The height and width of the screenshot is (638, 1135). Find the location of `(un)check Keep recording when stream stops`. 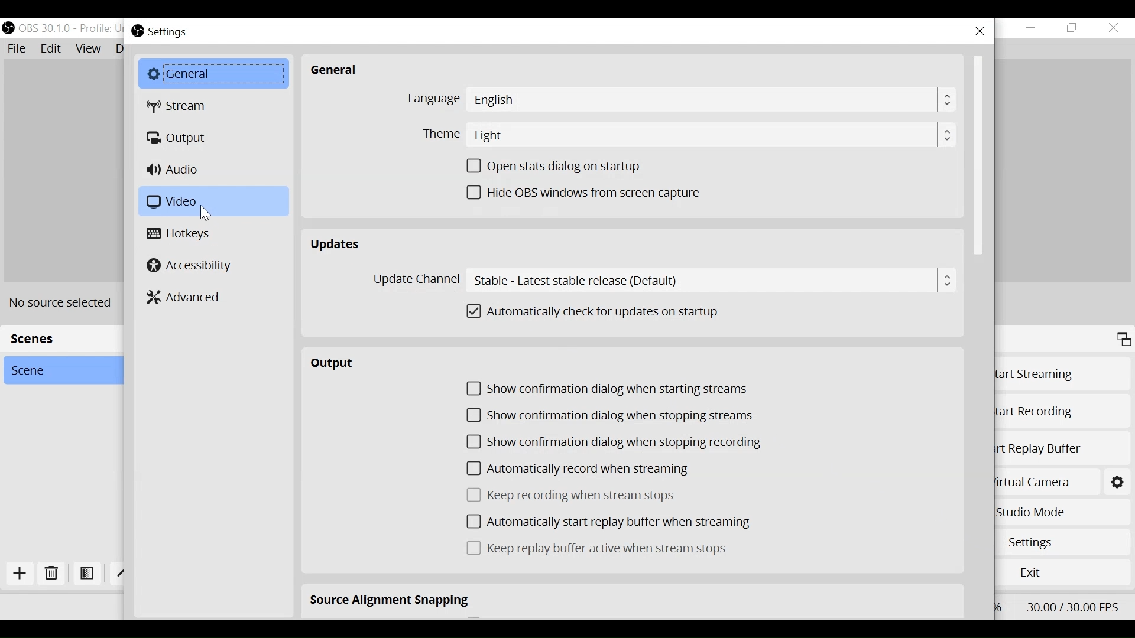

(un)check Keep recording when stream stops is located at coordinates (572, 496).